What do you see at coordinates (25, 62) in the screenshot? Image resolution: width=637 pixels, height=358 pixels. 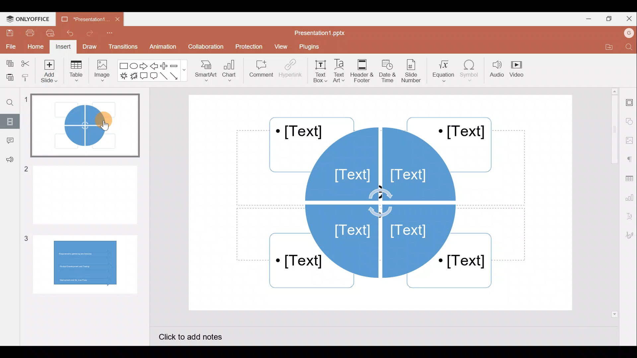 I see `Cut` at bounding box center [25, 62].